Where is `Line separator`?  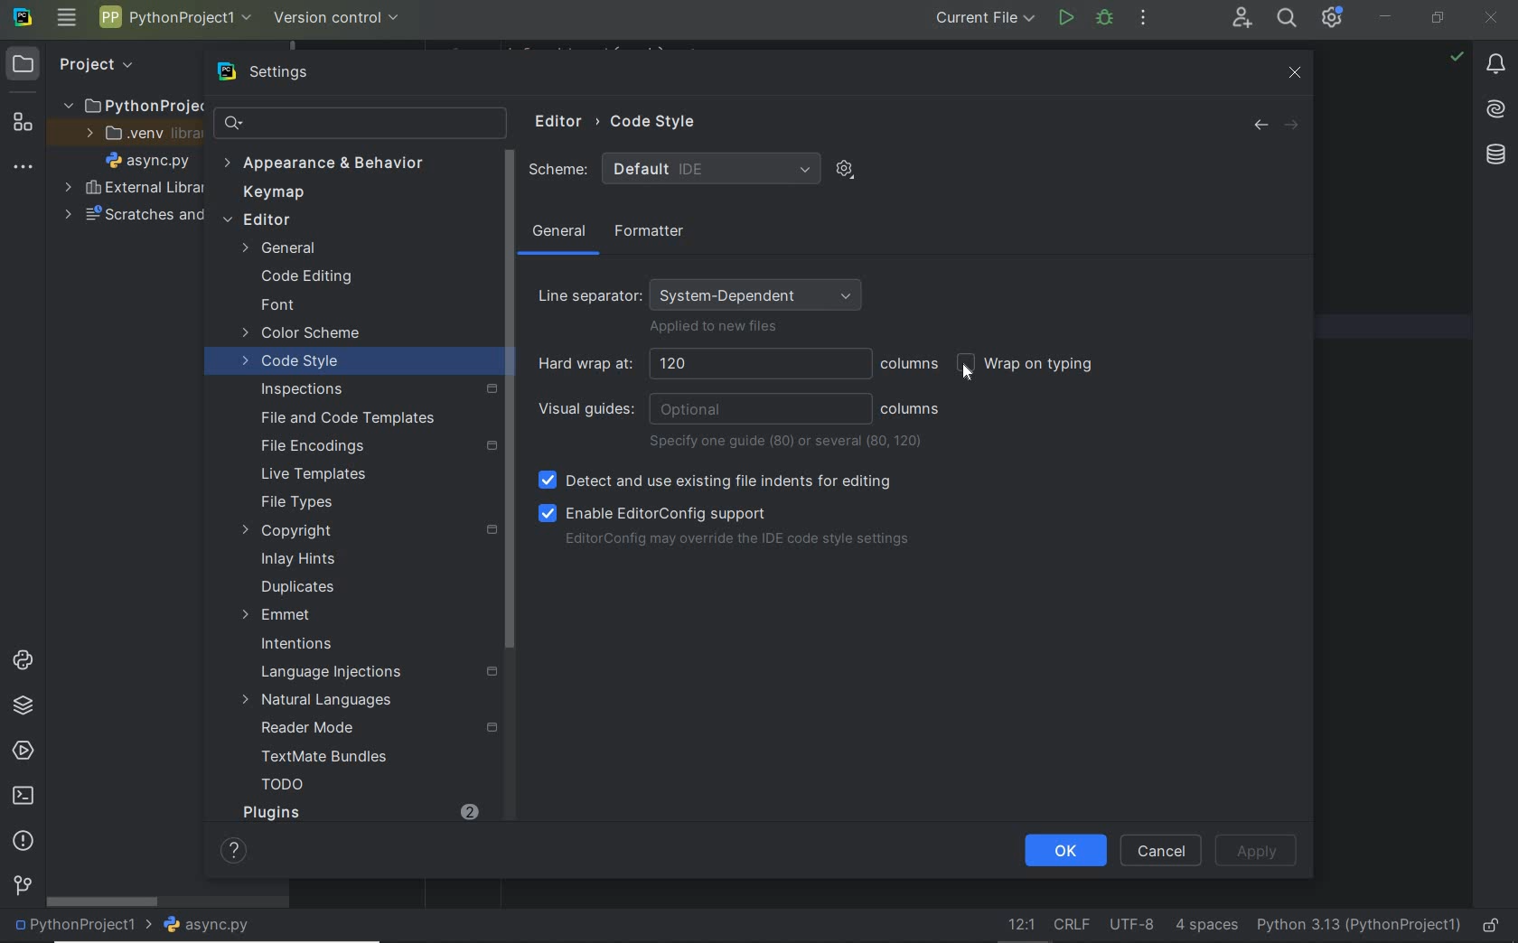 Line separator is located at coordinates (704, 290).